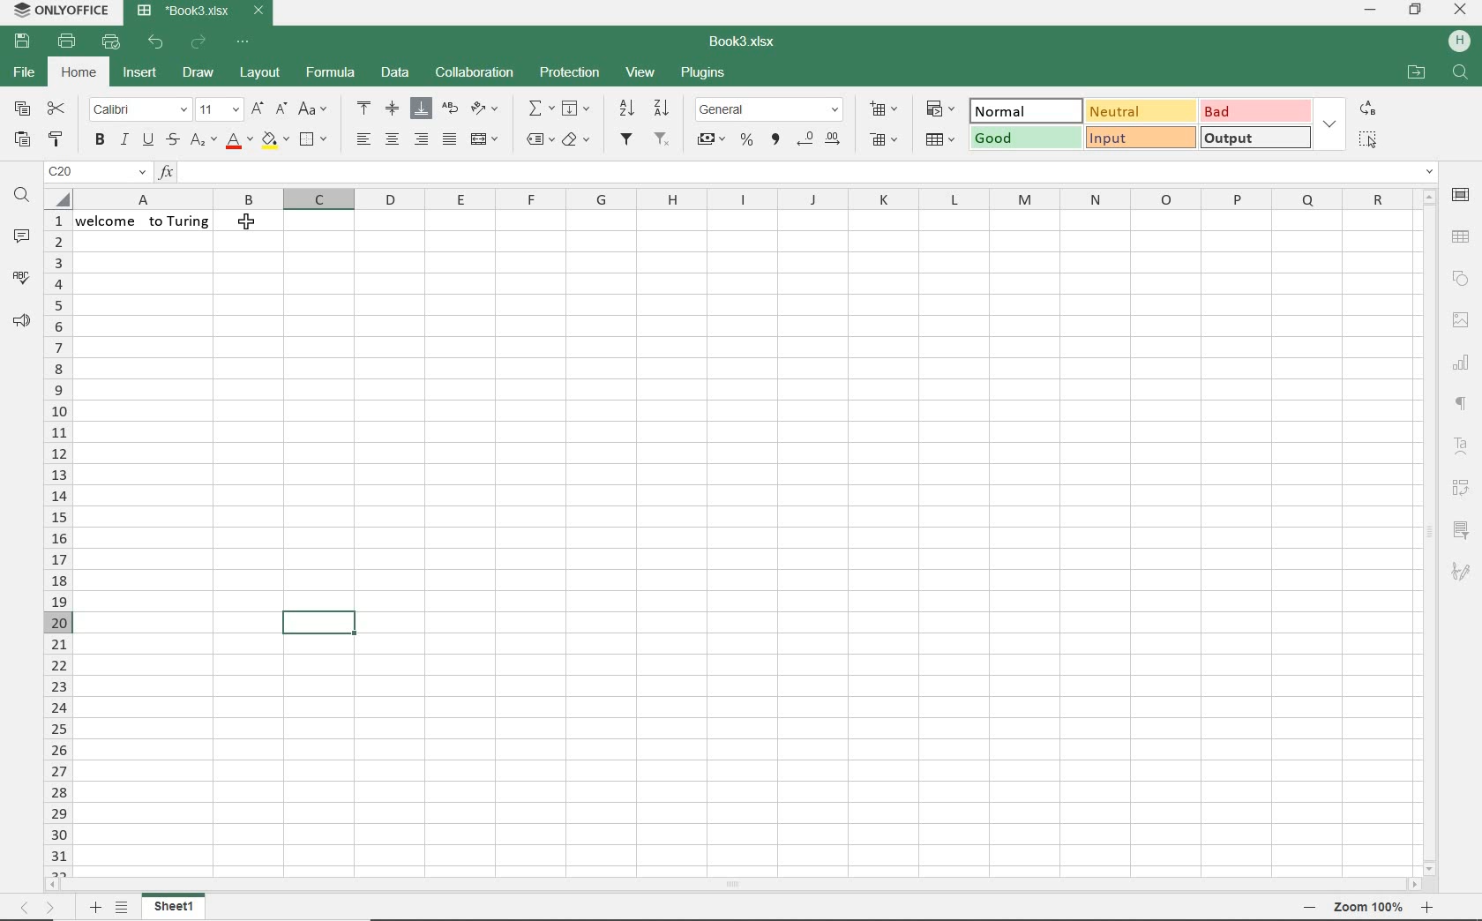  I want to click on named ranges, so click(538, 141).